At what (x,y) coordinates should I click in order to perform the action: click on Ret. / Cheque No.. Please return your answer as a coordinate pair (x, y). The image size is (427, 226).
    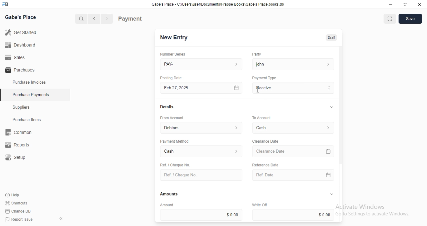
    Looking at the image, I should click on (174, 164).